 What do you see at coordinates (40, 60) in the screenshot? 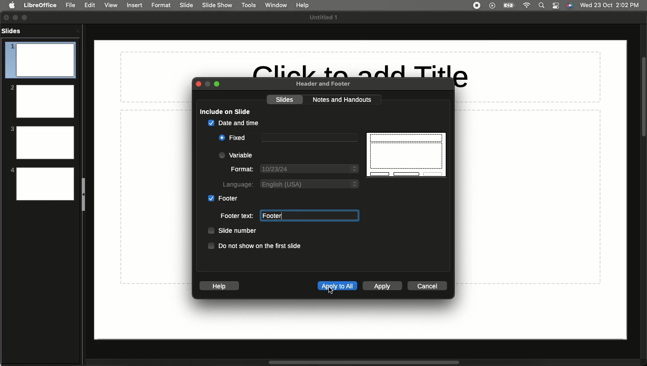
I see `1` at bounding box center [40, 60].